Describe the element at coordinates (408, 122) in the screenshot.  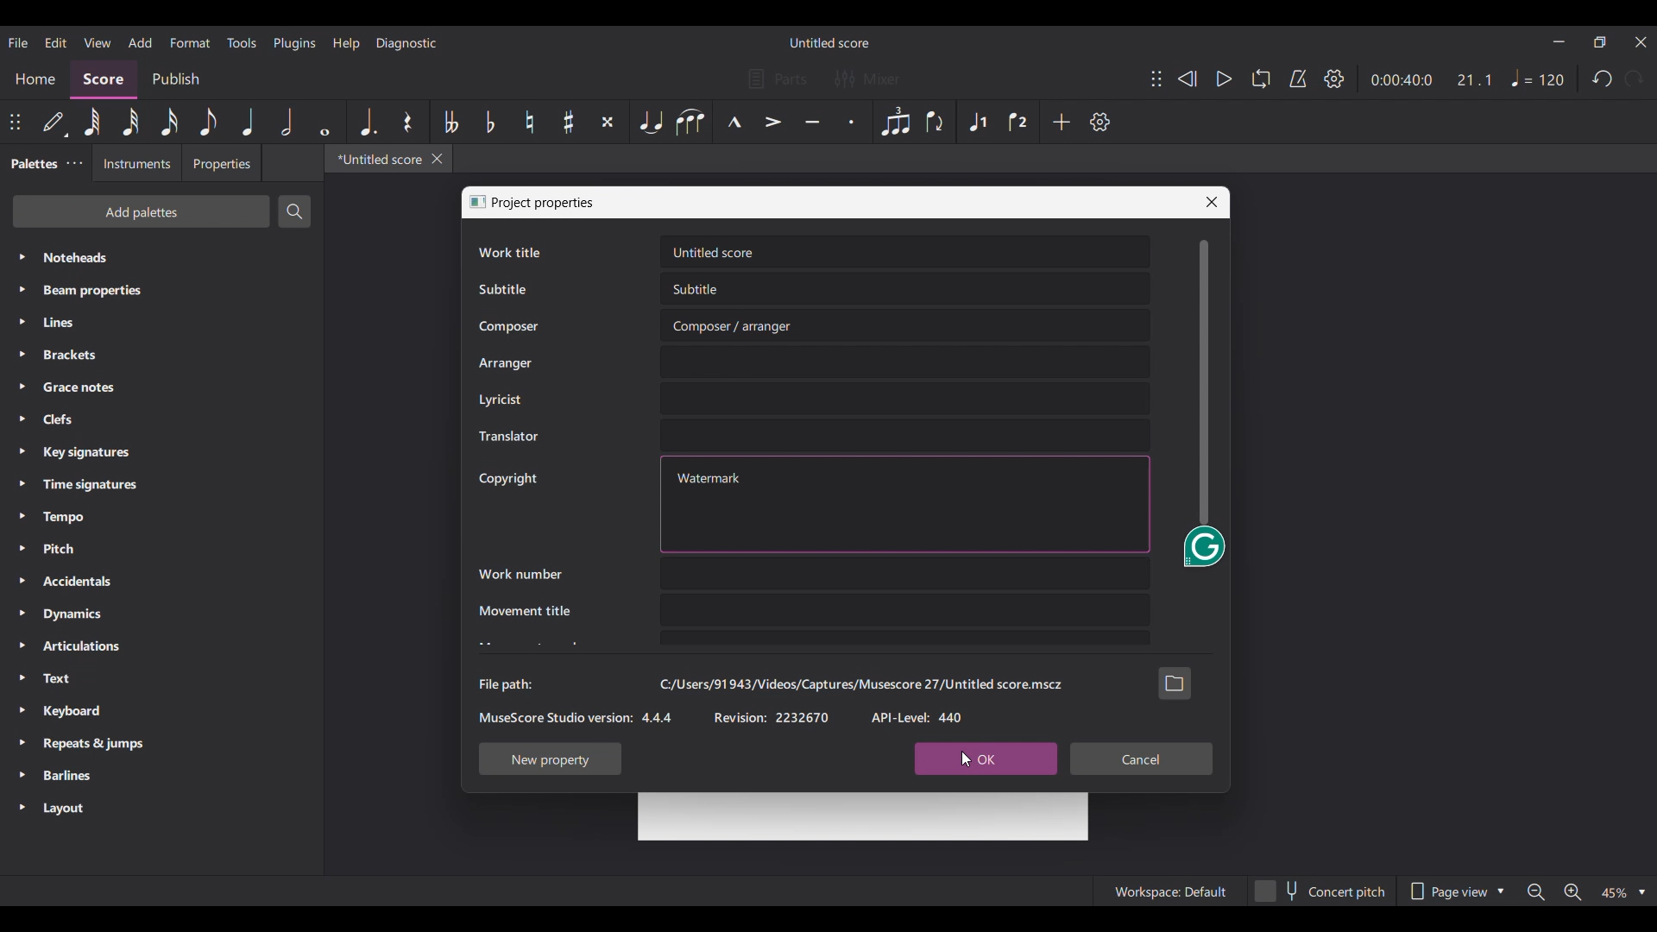
I see `Rest` at that location.